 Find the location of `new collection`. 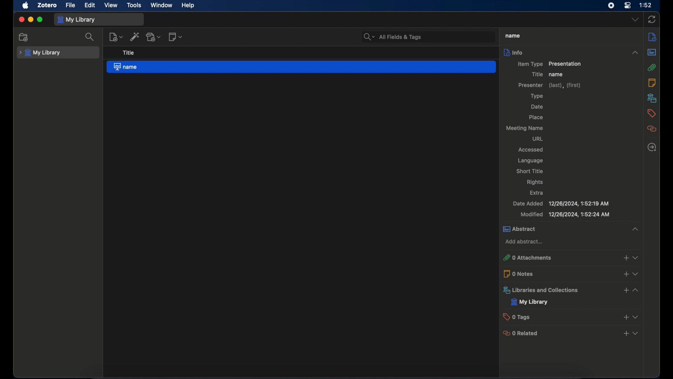

new collection is located at coordinates (24, 37).